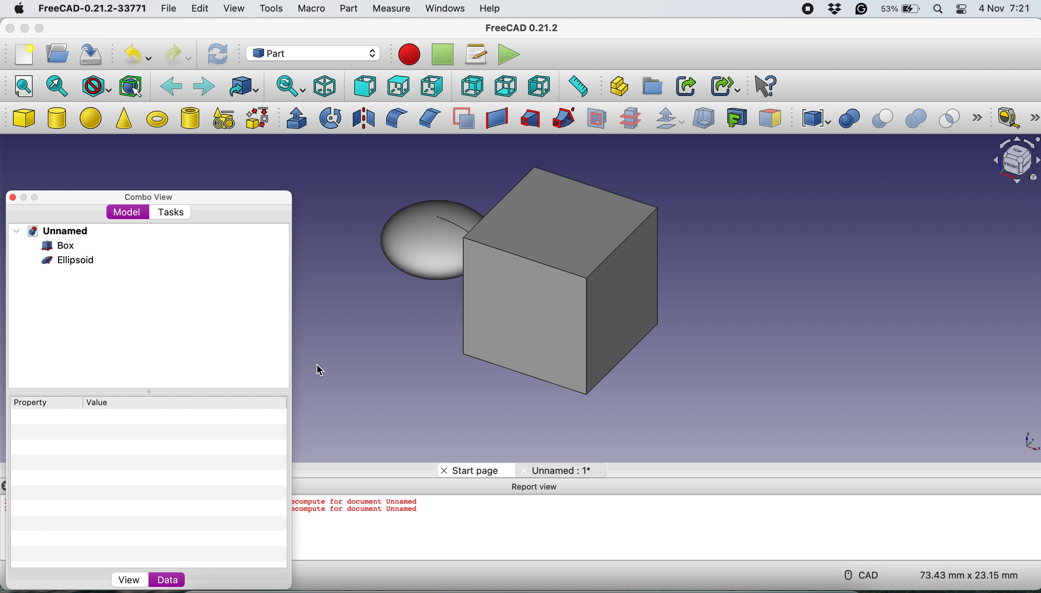 This screenshot has height=593, width=1041. Describe the element at coordinates (506, 87) in the screenshot. I see `bottom` at that location.